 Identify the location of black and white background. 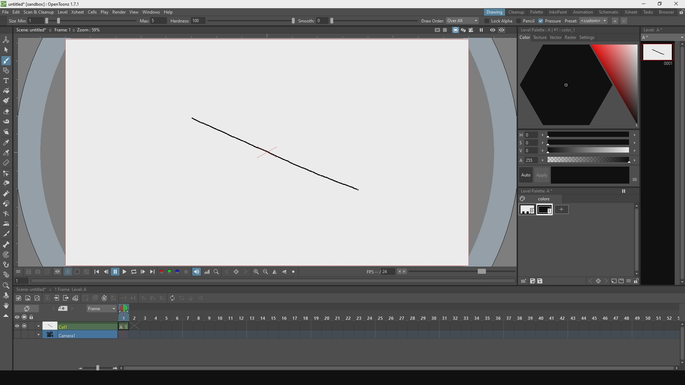
(86, 273).